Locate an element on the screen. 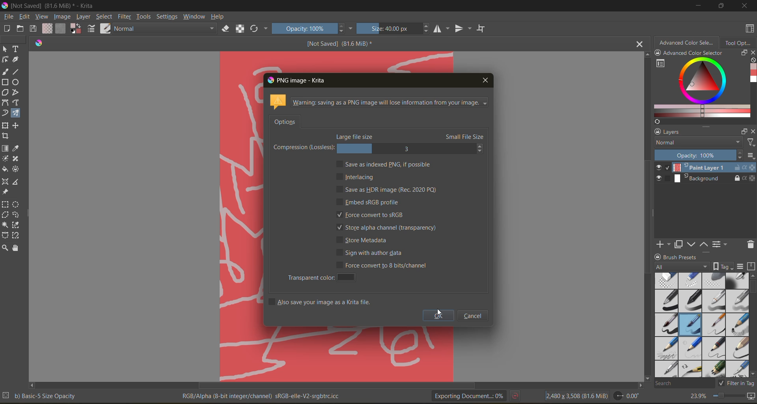 Image resolution: width=757 pixels, height=404 pixels. interlacing is located at coordinates (357, 177).